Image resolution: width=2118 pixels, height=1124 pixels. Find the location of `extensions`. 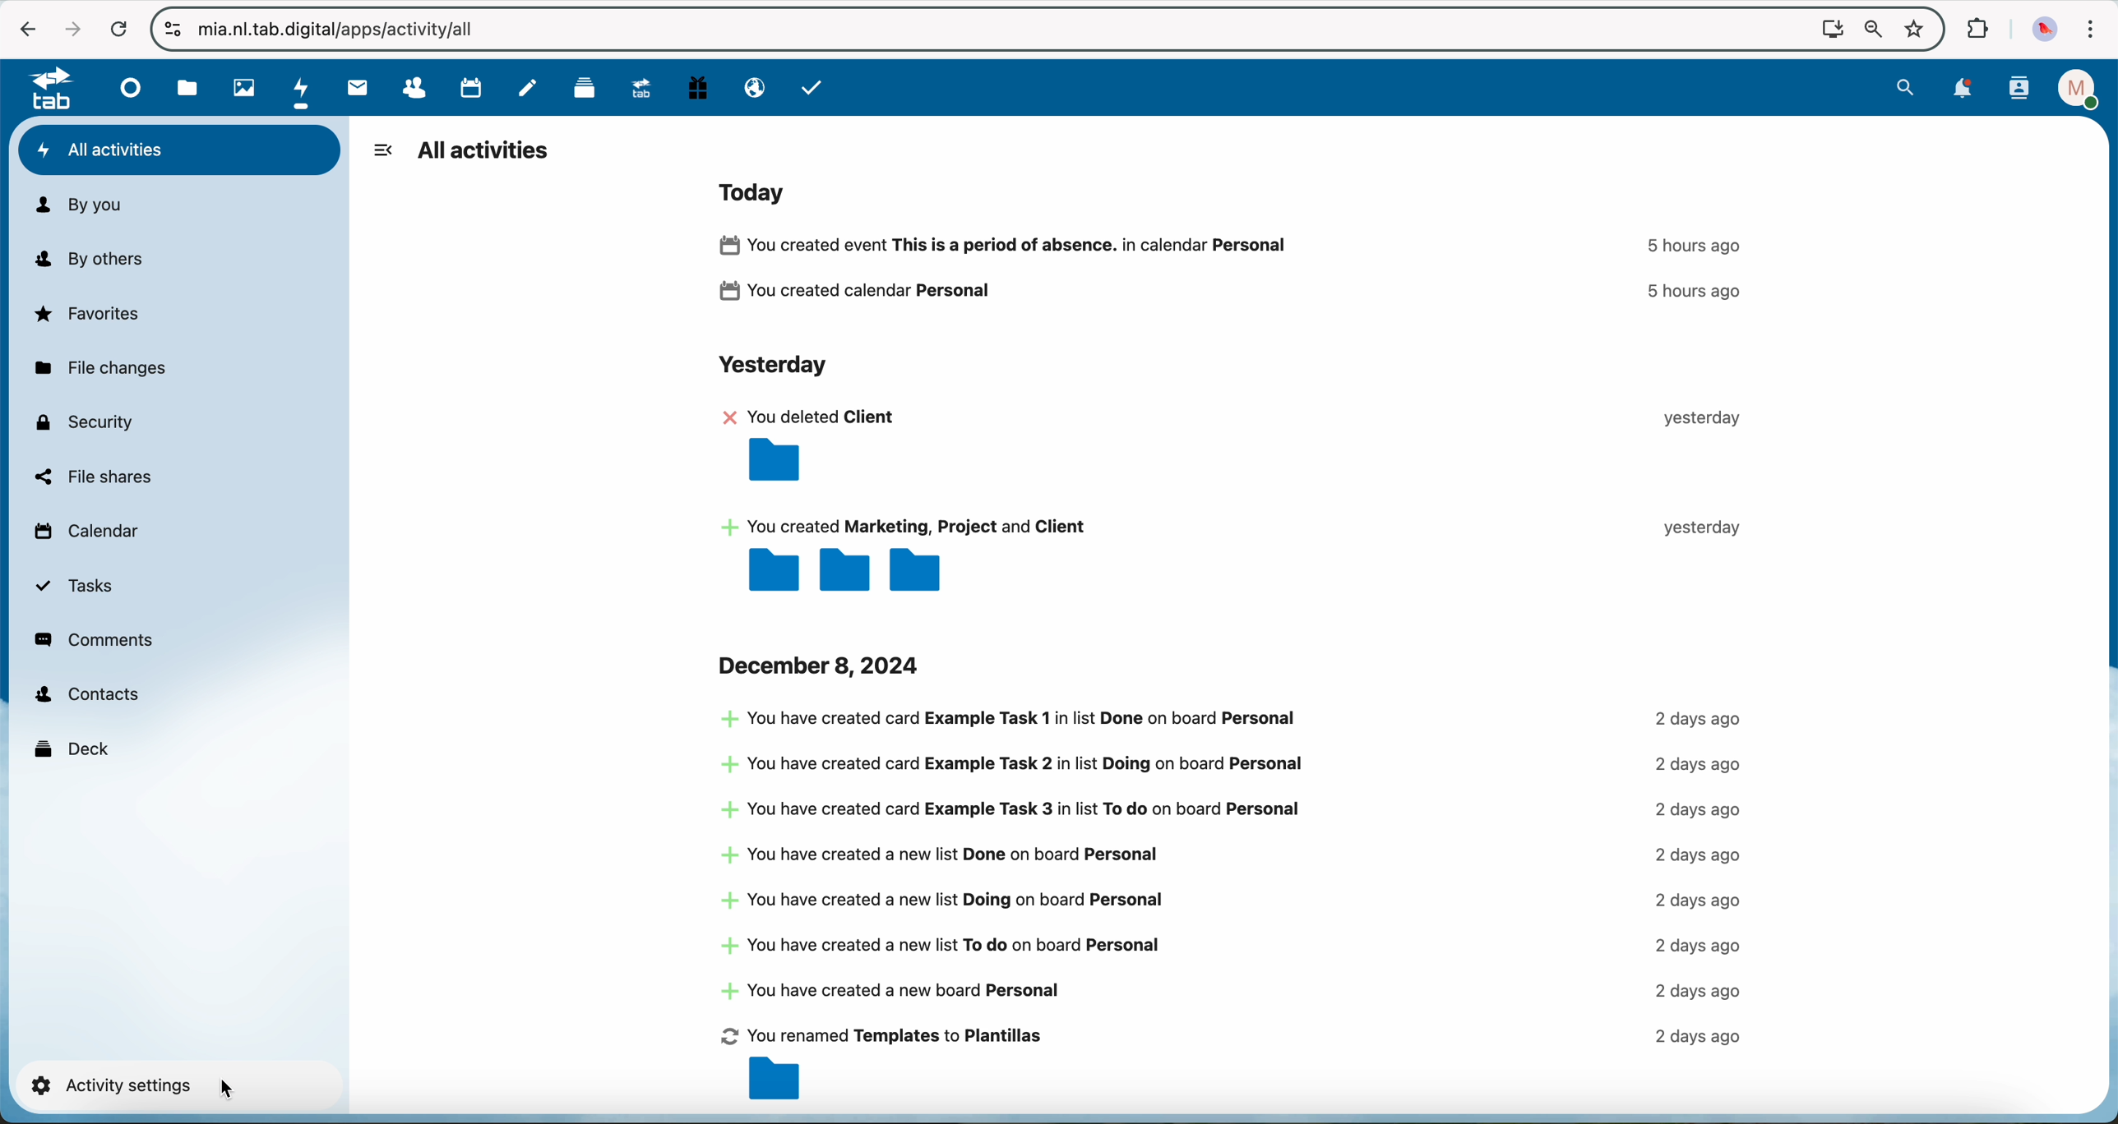

extensions is located at coordinates (1974, 27).